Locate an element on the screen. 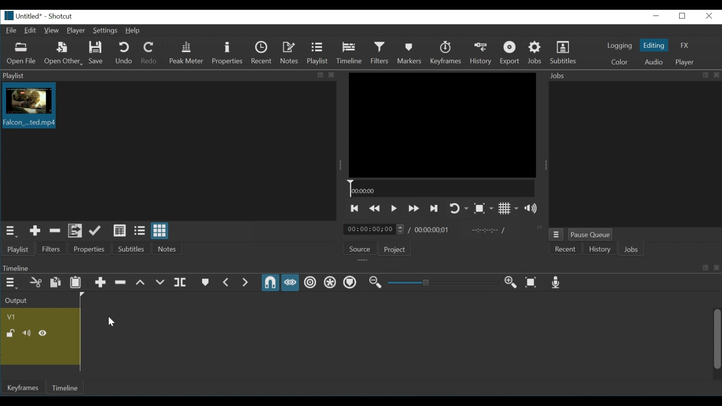 Image resolution: width=722 pixels, height=406 pixels. Toggle play or pause is located at coordinates (394, 209).